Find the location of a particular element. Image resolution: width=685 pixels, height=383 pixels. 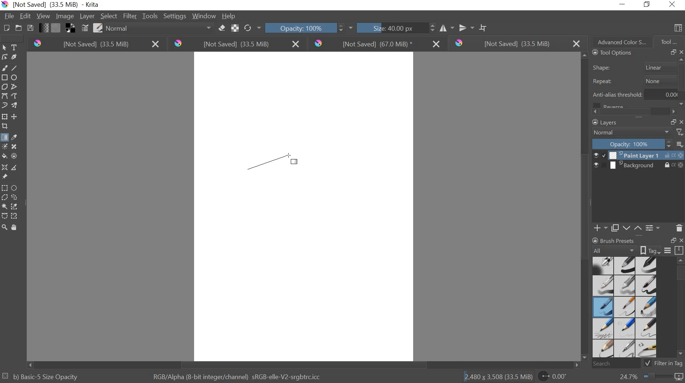

SCROLLBAR is located at coordinates (636, 112).